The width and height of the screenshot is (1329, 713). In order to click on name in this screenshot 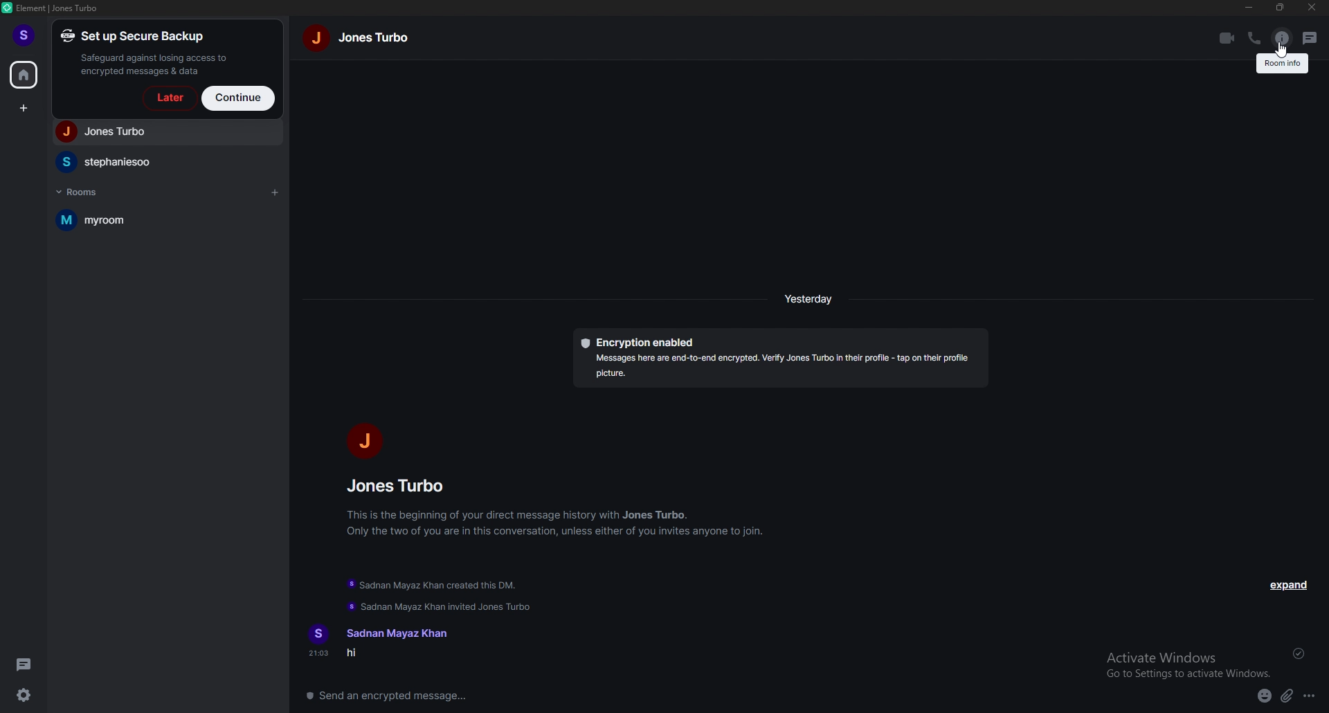, I will do `click(360, 37)`.